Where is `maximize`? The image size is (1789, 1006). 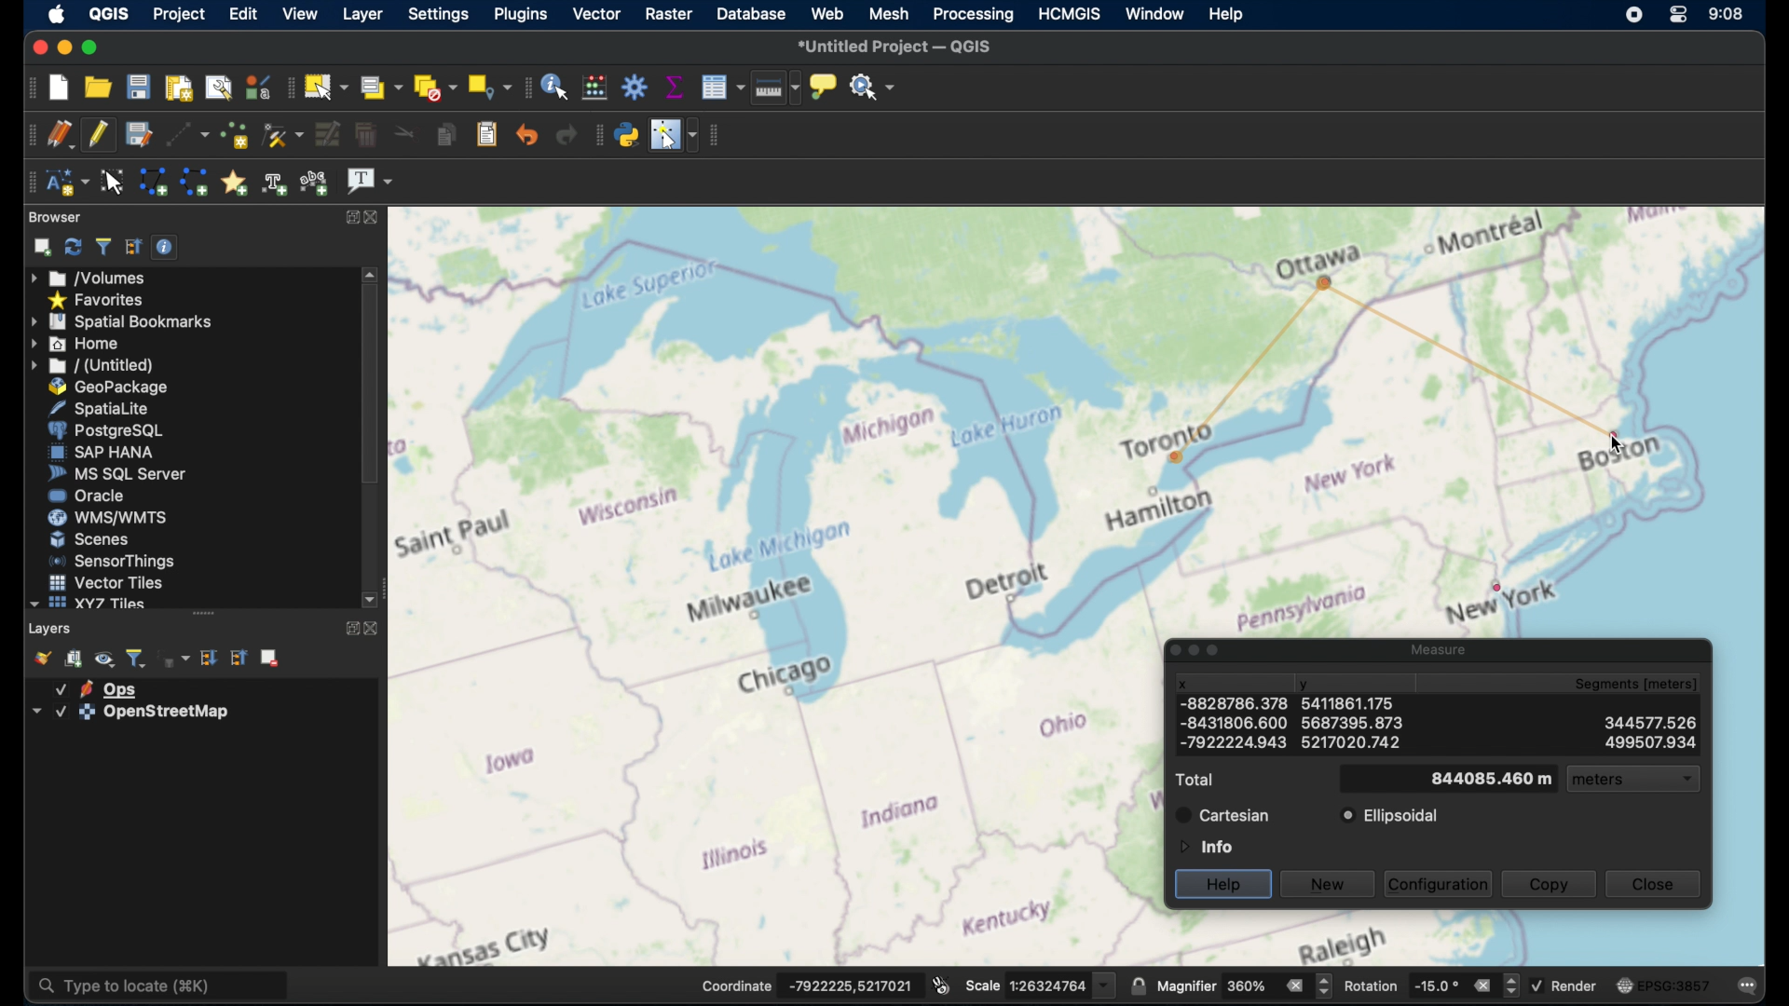
maximize is located at coordinates (348, 630).